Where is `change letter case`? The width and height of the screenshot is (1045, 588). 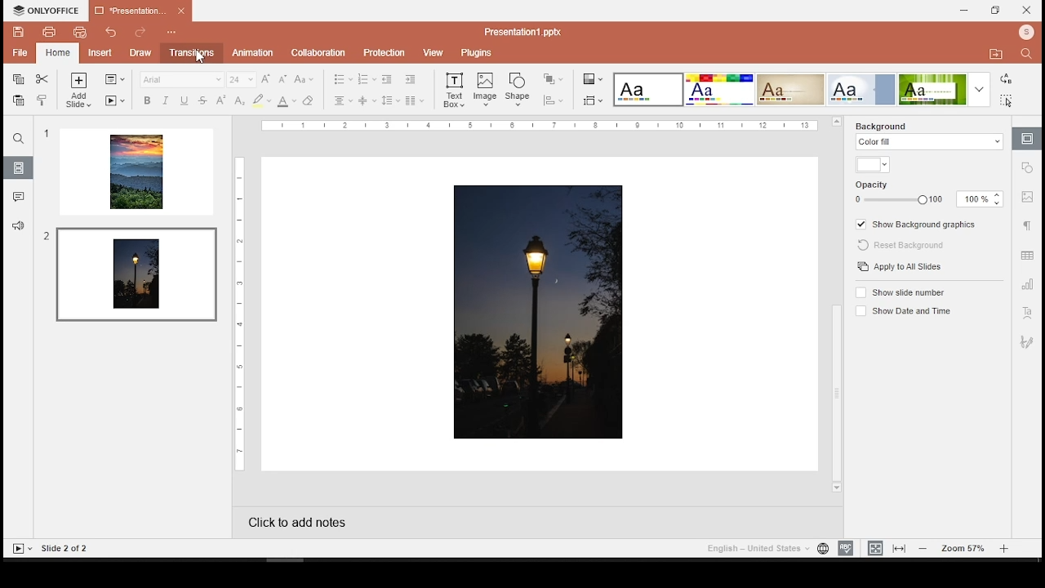
change letter case is located at coordinates (303, 79).